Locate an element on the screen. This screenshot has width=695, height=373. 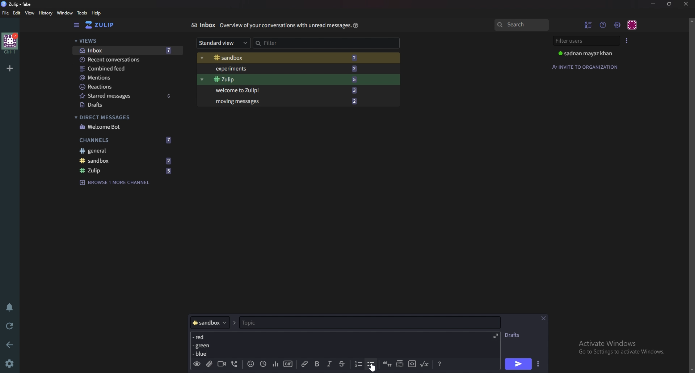
Spoiler is located at coordinates (400, 363).